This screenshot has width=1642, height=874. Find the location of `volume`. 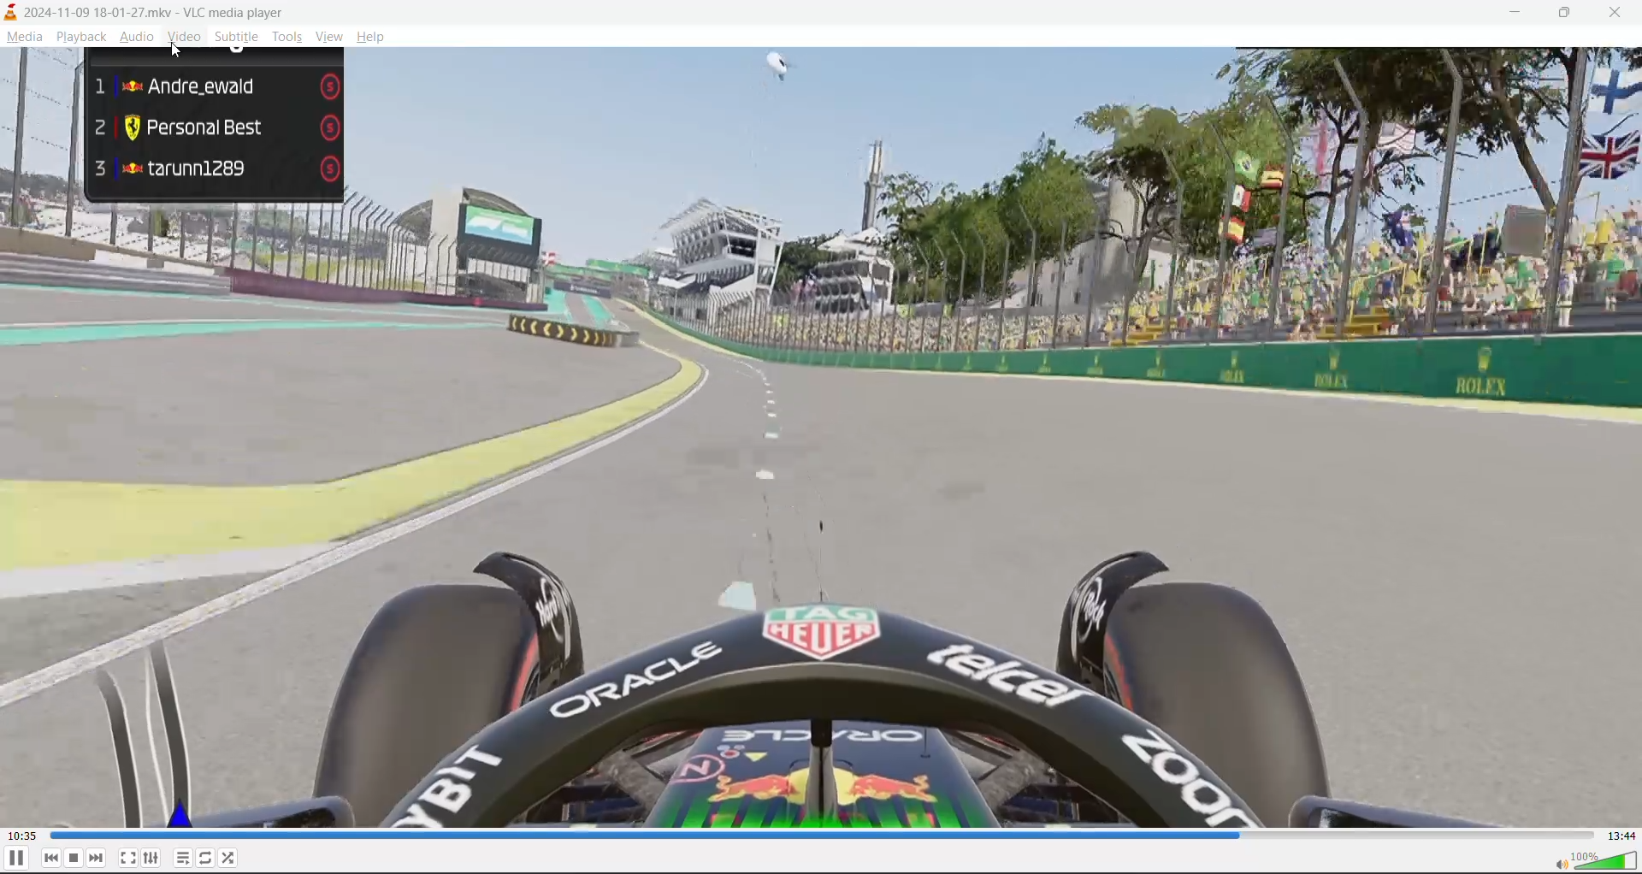

volume is located at coordinates (1594, 861).